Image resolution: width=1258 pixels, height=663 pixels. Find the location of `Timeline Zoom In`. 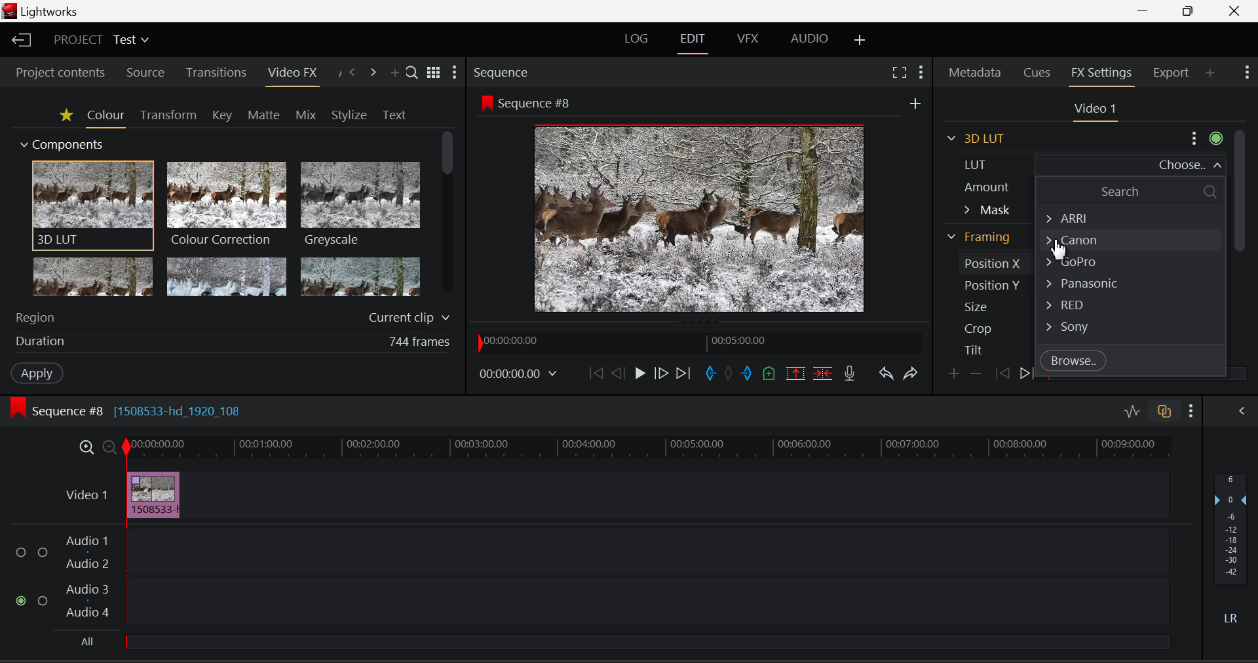

Timeline Zoom In is located at coordinates (86, 447).